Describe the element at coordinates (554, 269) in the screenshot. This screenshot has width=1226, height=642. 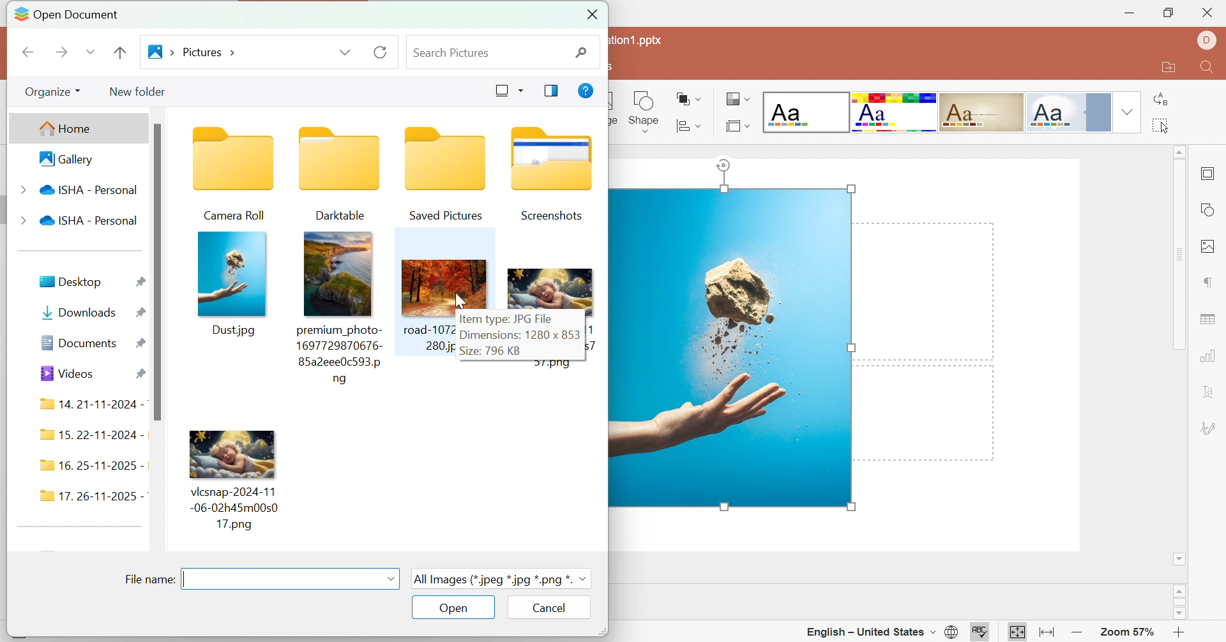
I see `Image` at that location.